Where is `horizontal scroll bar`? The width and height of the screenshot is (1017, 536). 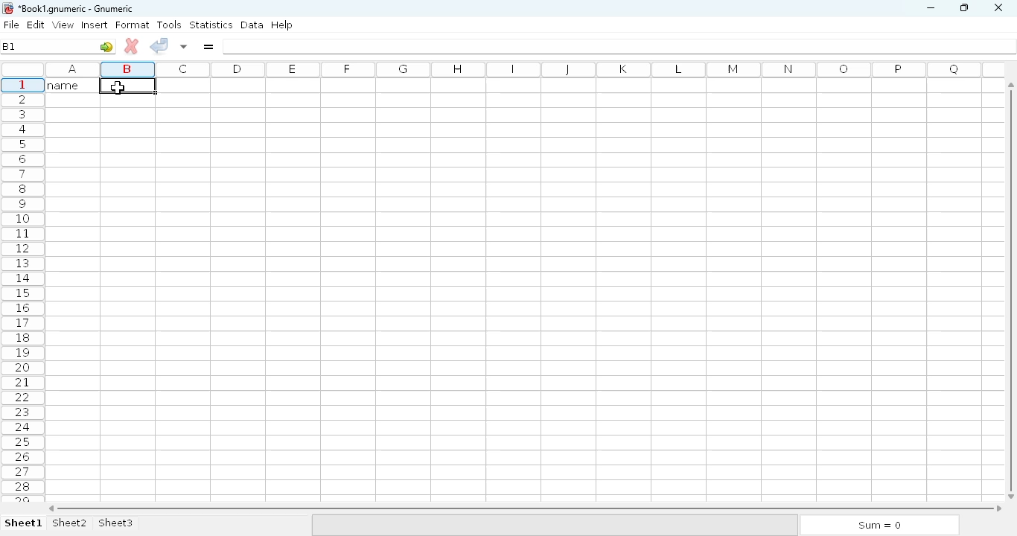
horizontal scroll bar is located at coordinates (525, 508).